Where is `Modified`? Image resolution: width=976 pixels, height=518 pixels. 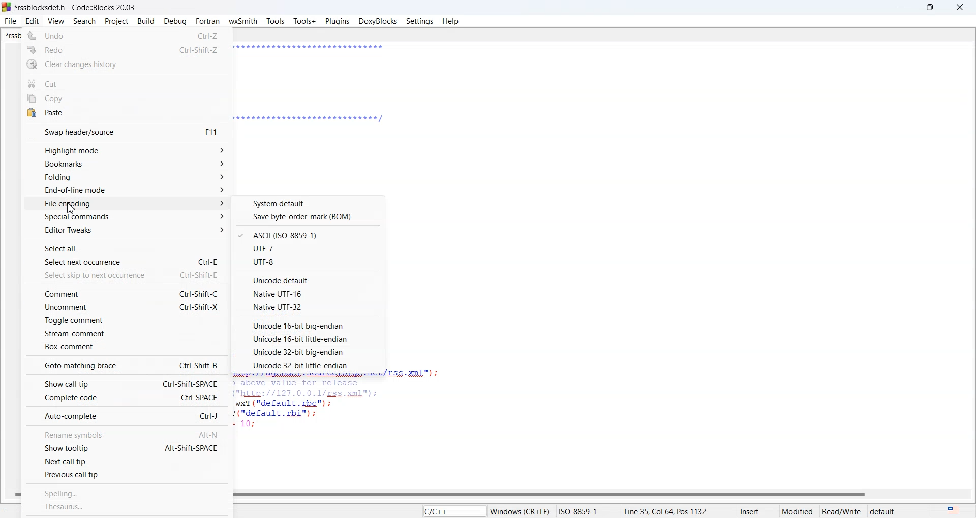 Modified is located at coordinates (799, 510).